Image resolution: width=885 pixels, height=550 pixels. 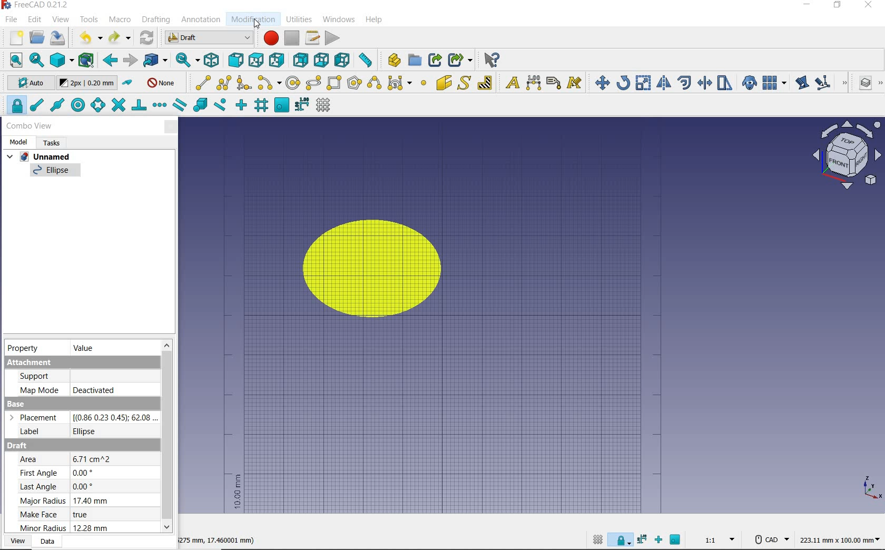 I want to click on make link, so click(x=435, y=60).